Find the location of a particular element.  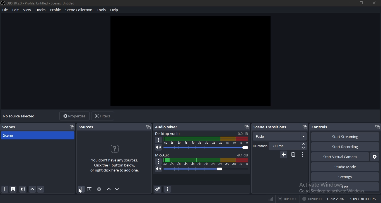

start recording is located at coordinates (346, 146).